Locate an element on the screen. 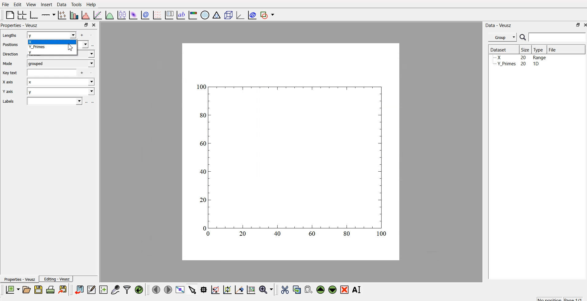 The width and height of the screenshot is (587, 301). Ternary graph is located at coordinates (217, 15).